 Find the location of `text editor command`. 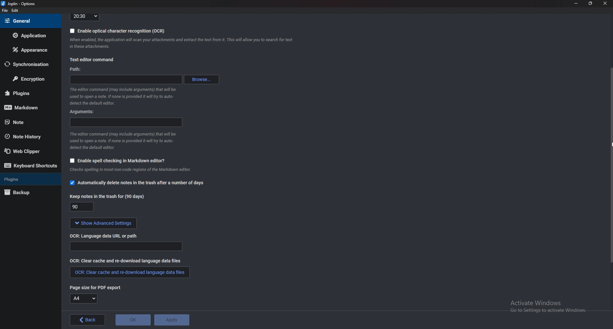

text editor command is located at coordinates (92, 60).